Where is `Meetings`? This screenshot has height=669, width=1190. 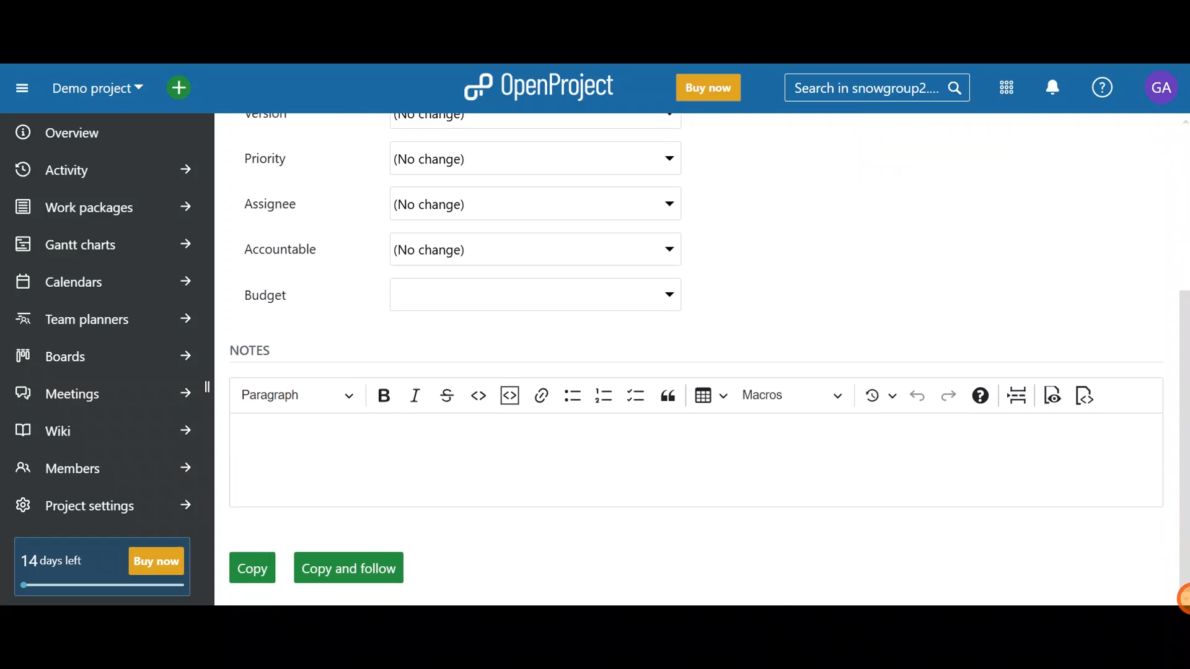 Meetings is located at coordinates (104, 390).